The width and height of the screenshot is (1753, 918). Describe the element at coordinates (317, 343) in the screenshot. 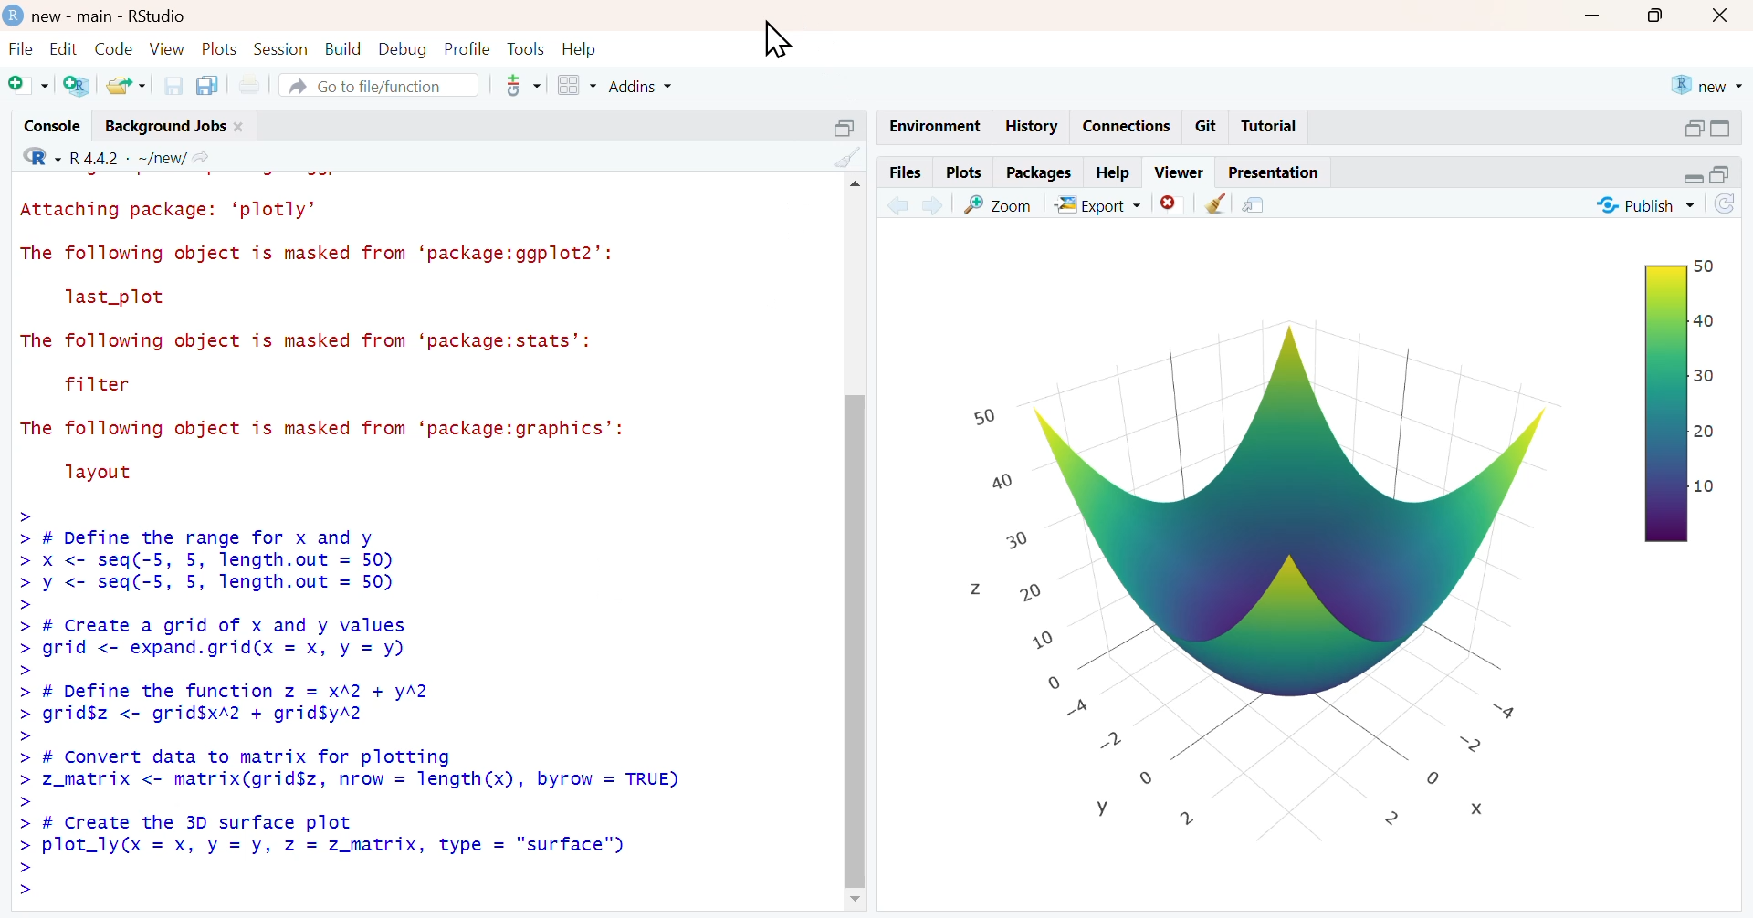

I see `The following object is masked from ‘package:stats’:` at that location.